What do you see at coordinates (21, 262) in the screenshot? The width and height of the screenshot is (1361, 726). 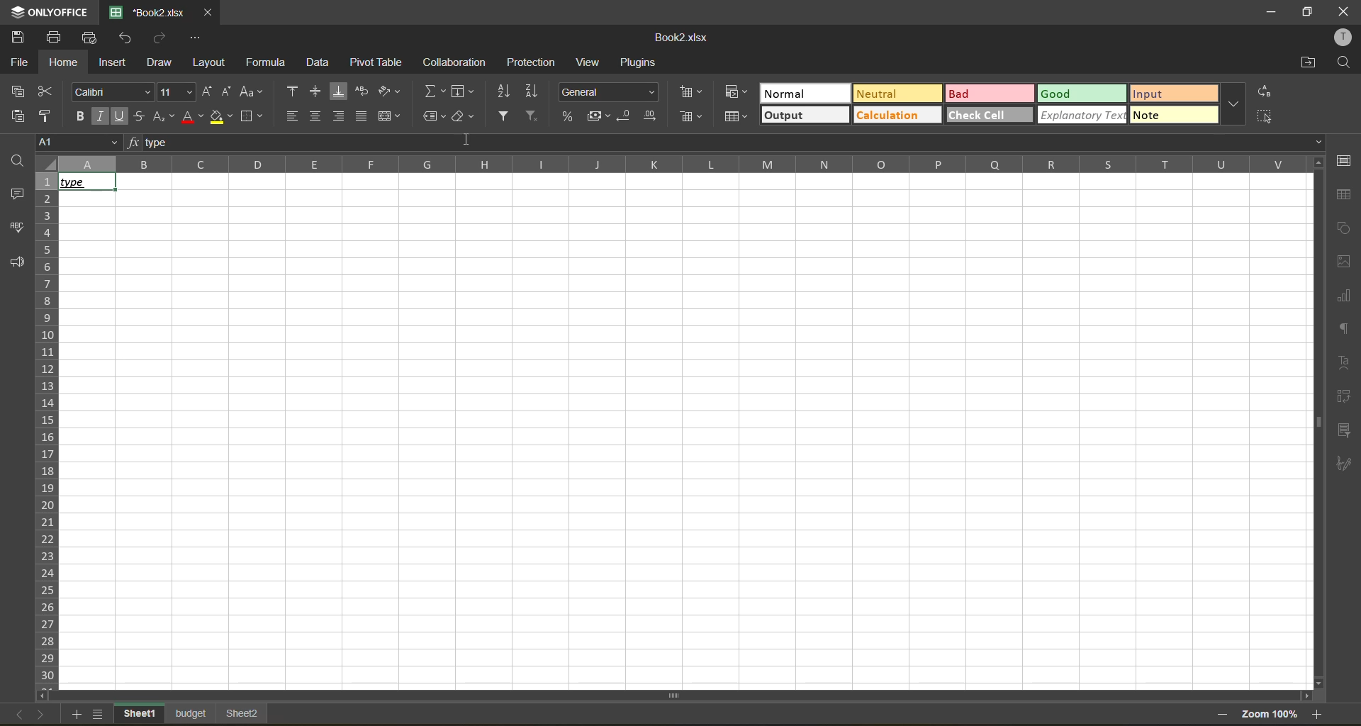 I see `feedback` at bounding box center [21, 262].